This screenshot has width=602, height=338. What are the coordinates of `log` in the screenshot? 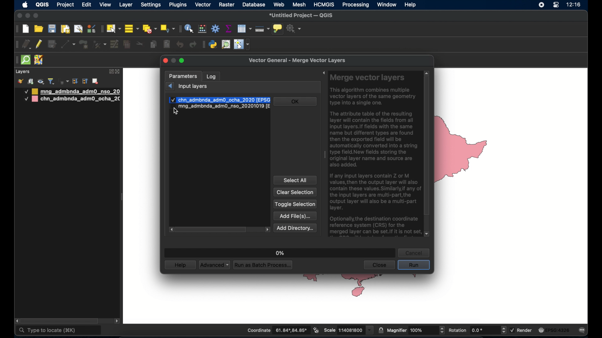 It's located at (212, 76).